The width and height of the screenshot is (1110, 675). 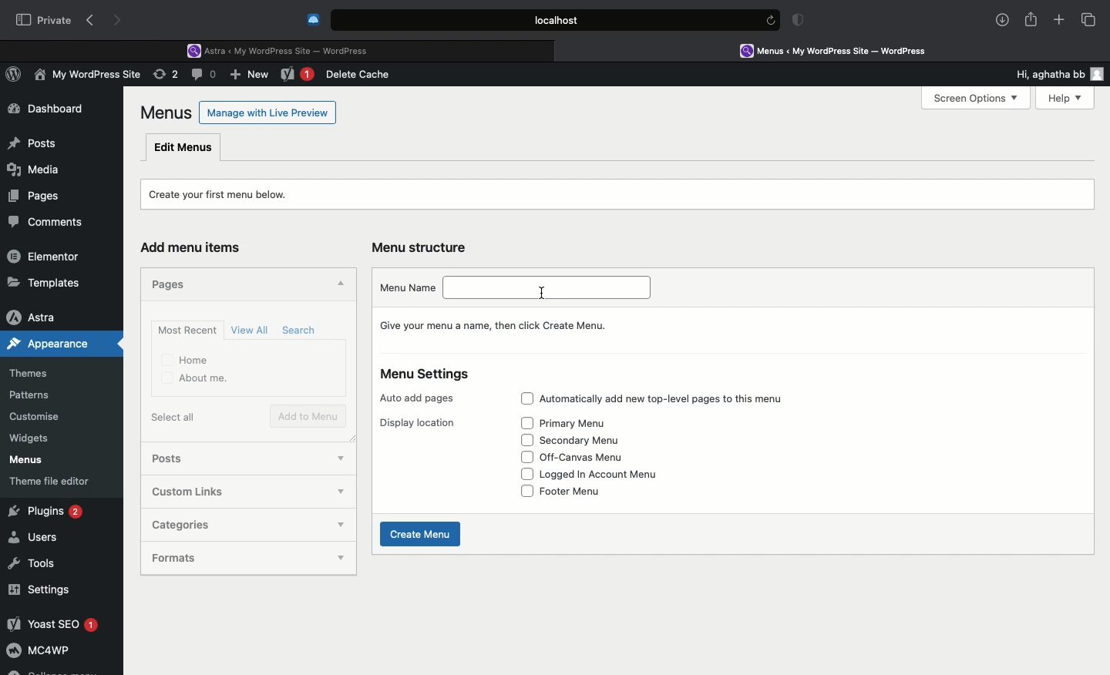 I want to click on Themes, so click(x=39, y=374).